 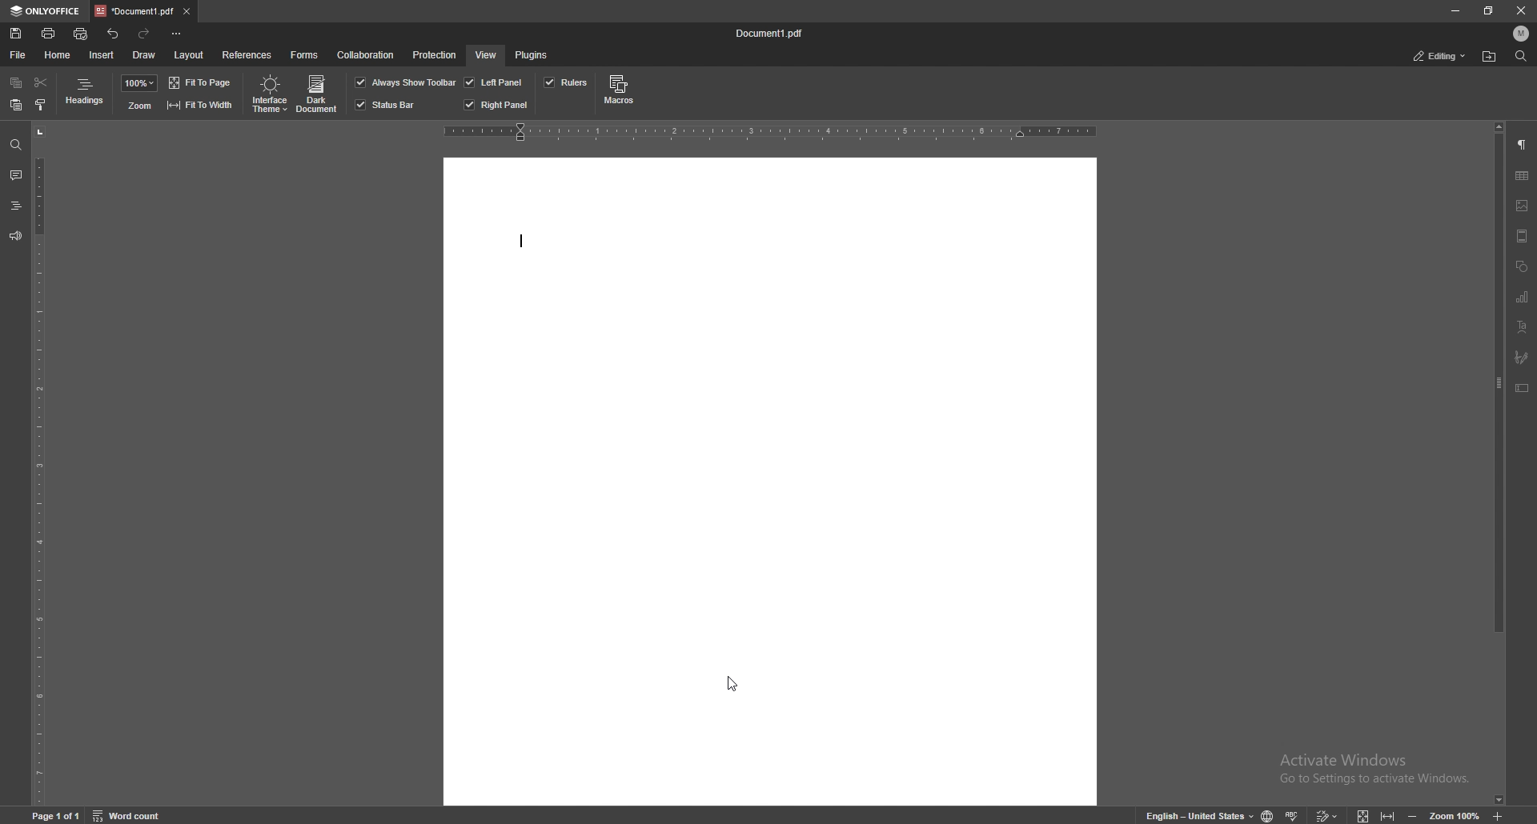 What do you see at coordinates (49, 32) in the screenshot?
I see `print` at bounding box center [49, 32].